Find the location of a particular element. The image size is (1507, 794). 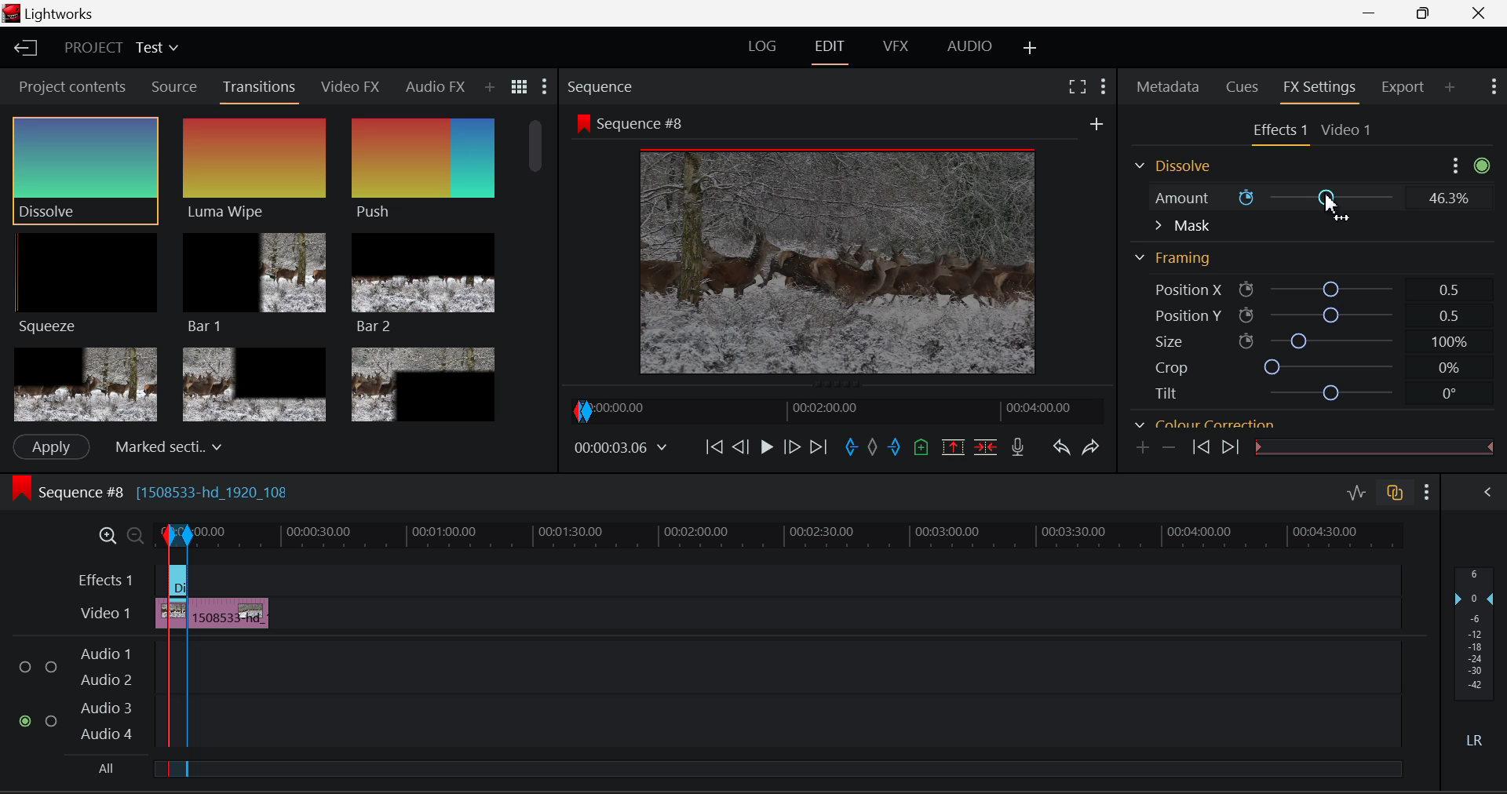

Project Timeline is located at coordinates (799, 534).